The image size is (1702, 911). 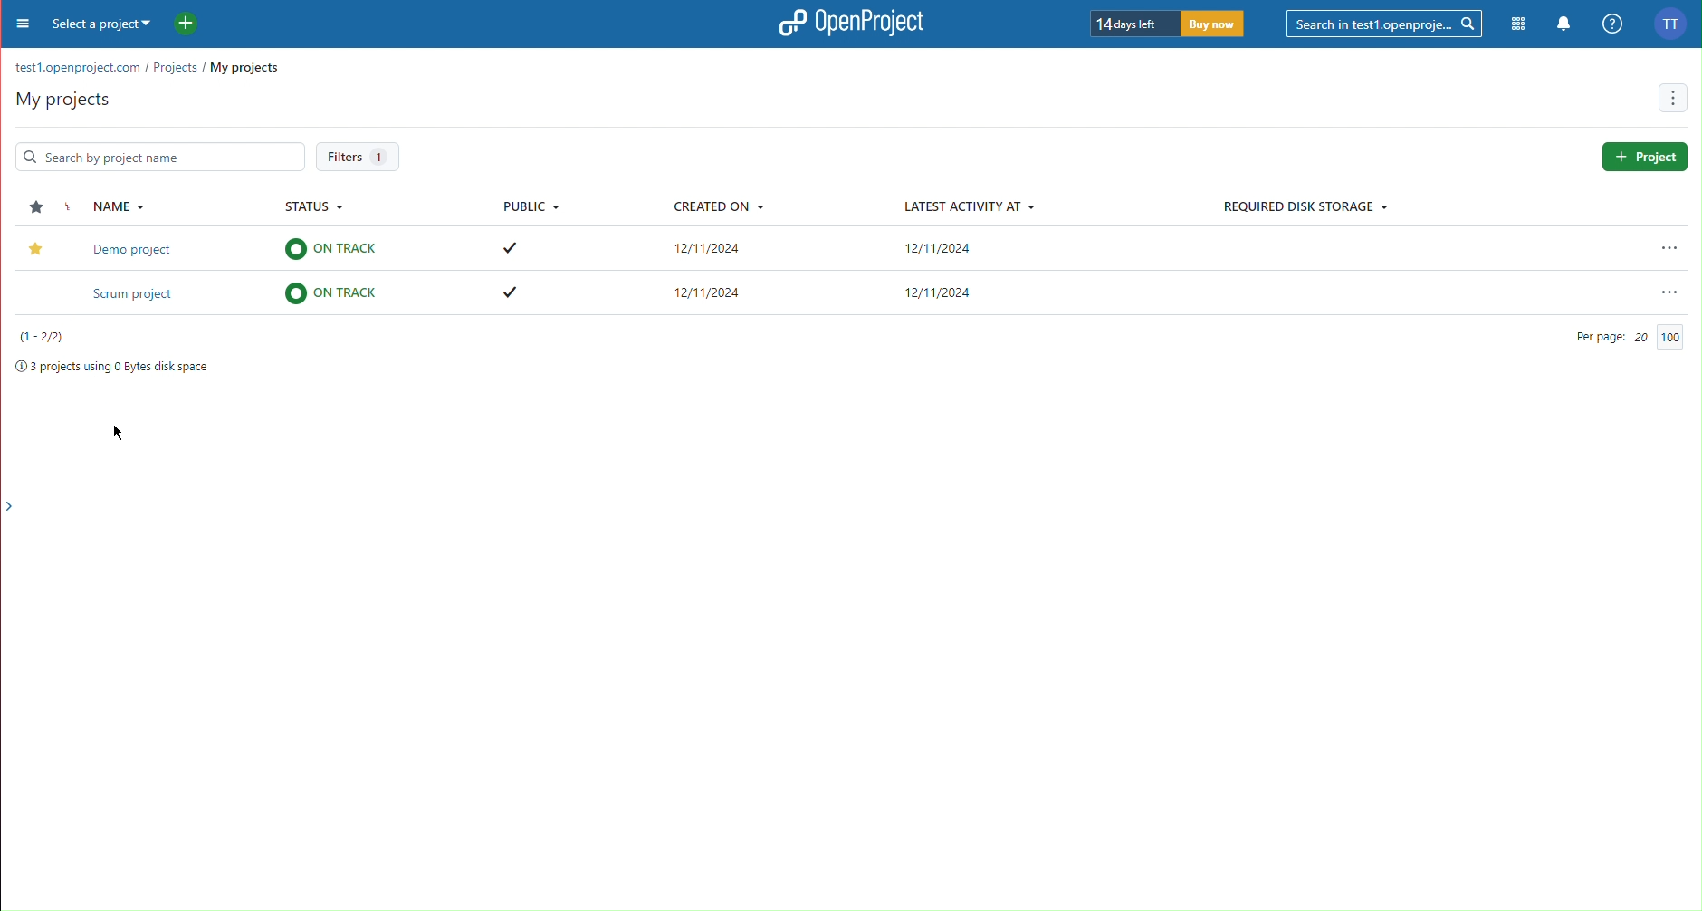 What do you see at coordinates (35, 202) in the screenshot?
I see `Favorites` at bounding box center [35, 202].